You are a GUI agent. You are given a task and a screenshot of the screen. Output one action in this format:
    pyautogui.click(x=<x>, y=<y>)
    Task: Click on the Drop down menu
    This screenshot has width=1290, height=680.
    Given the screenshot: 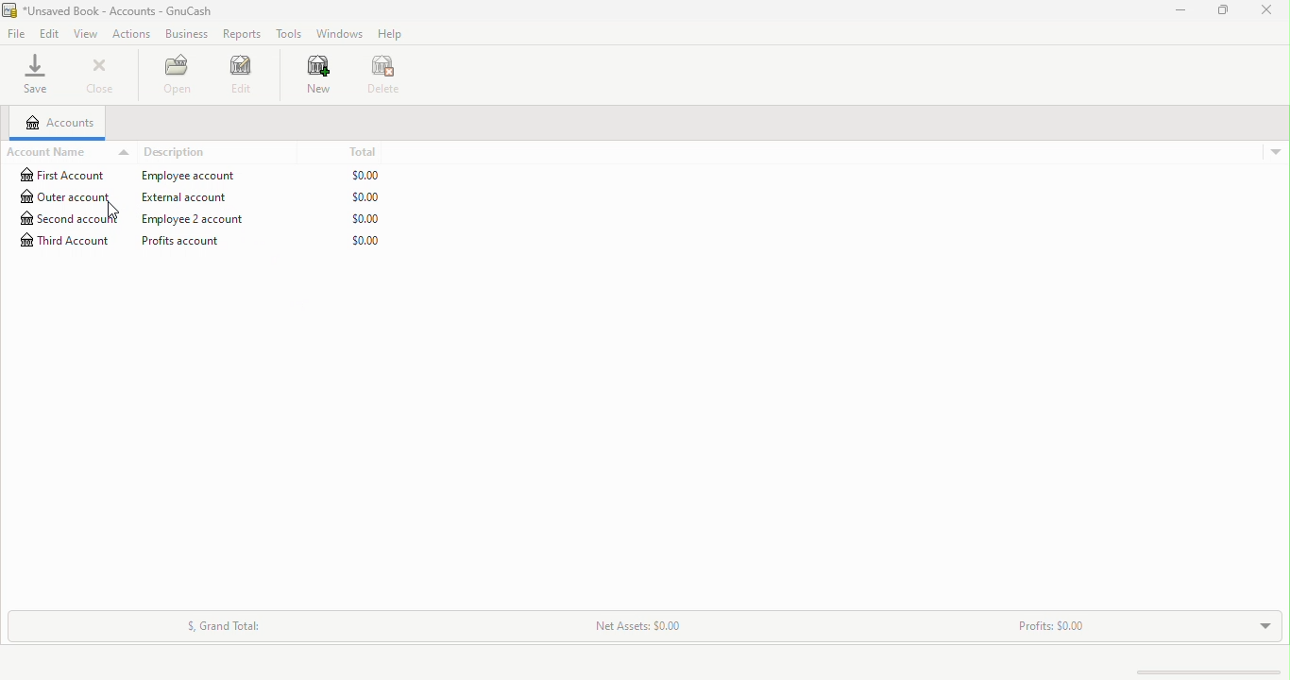 What is the action you would take?
    pyautogui.click(x=1259, y=624)
    